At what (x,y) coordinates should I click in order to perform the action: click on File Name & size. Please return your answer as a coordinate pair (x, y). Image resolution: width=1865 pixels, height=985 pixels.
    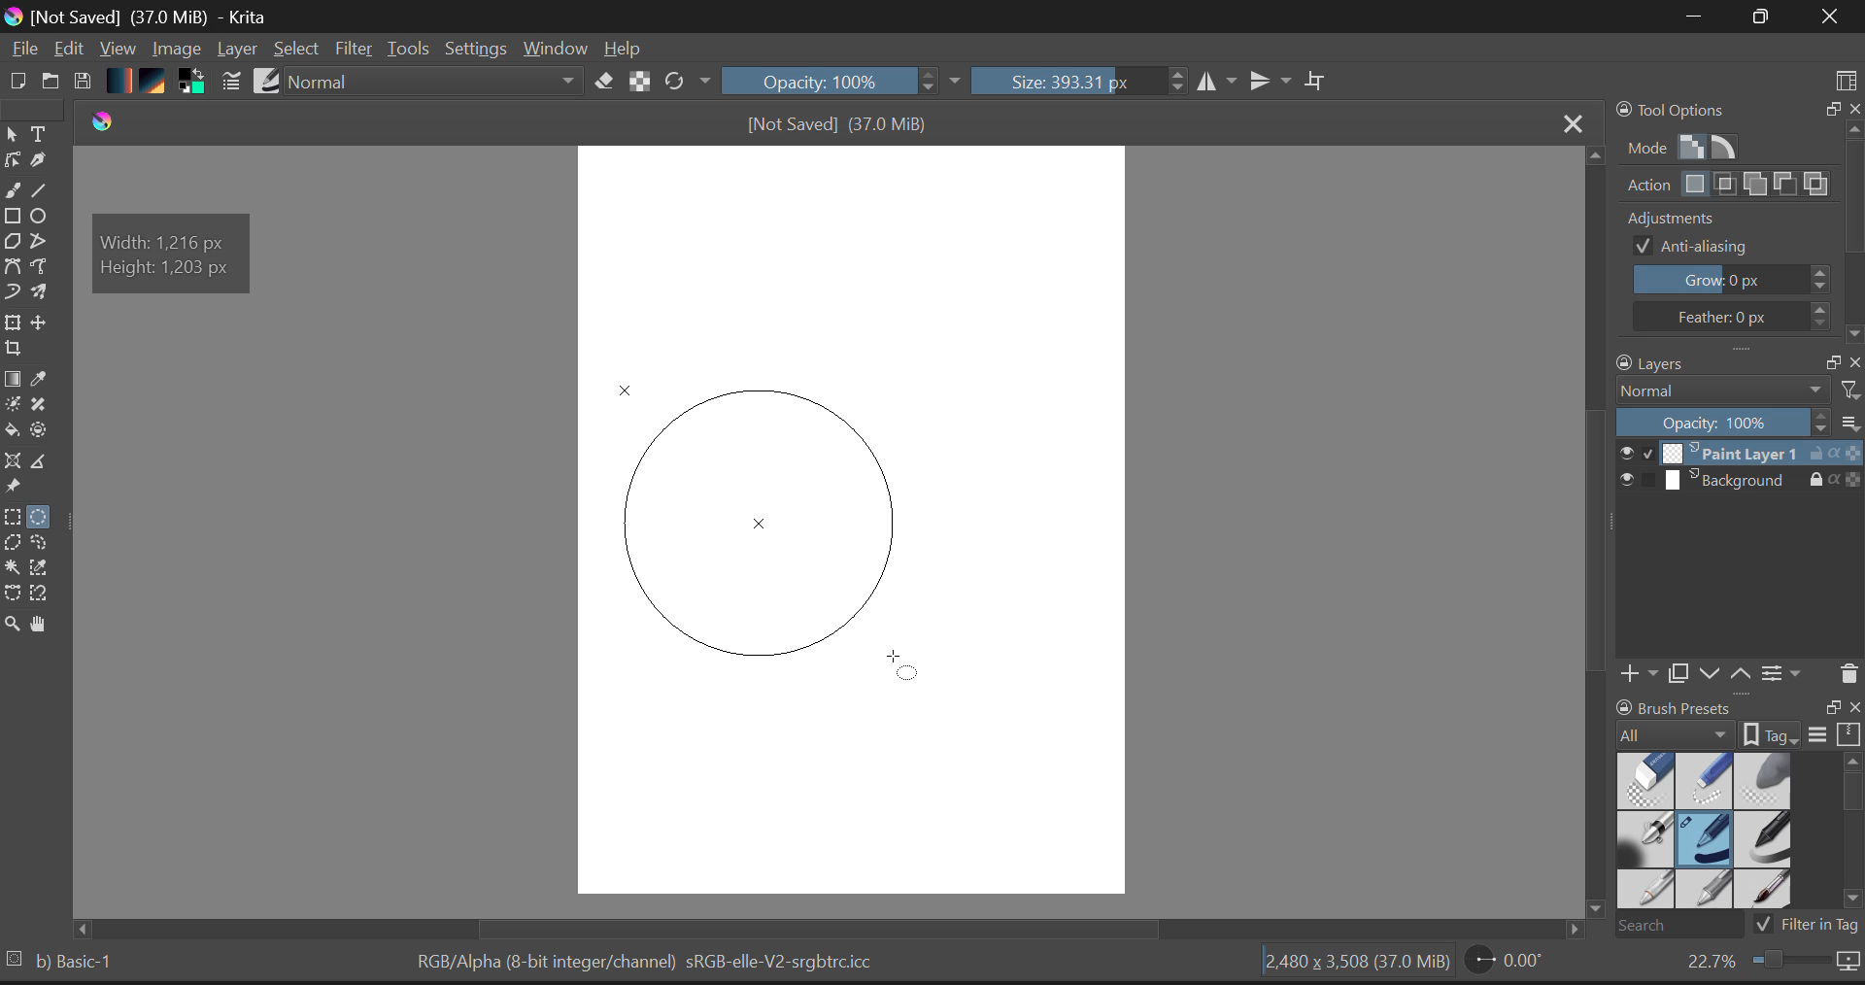
    Looking at the image, I should click on (837, 123).